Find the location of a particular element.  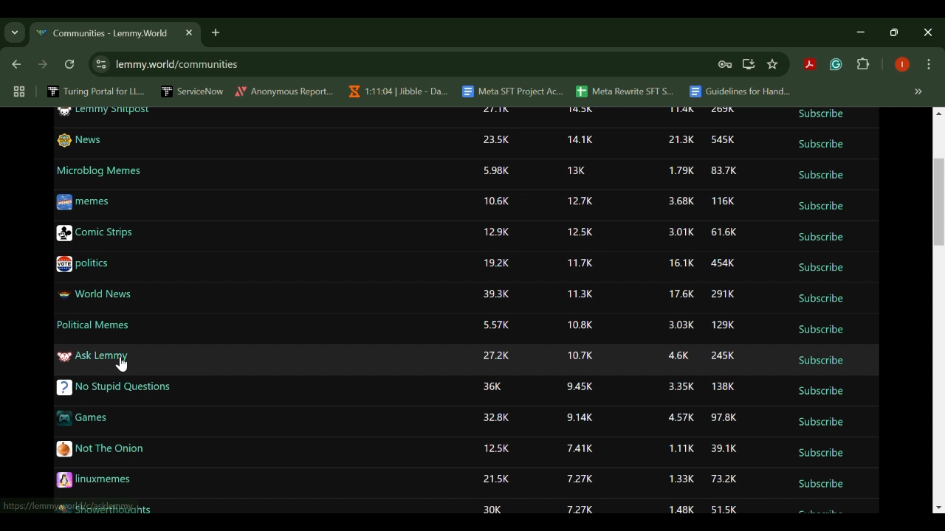

News is located at coordinates (80, 141).